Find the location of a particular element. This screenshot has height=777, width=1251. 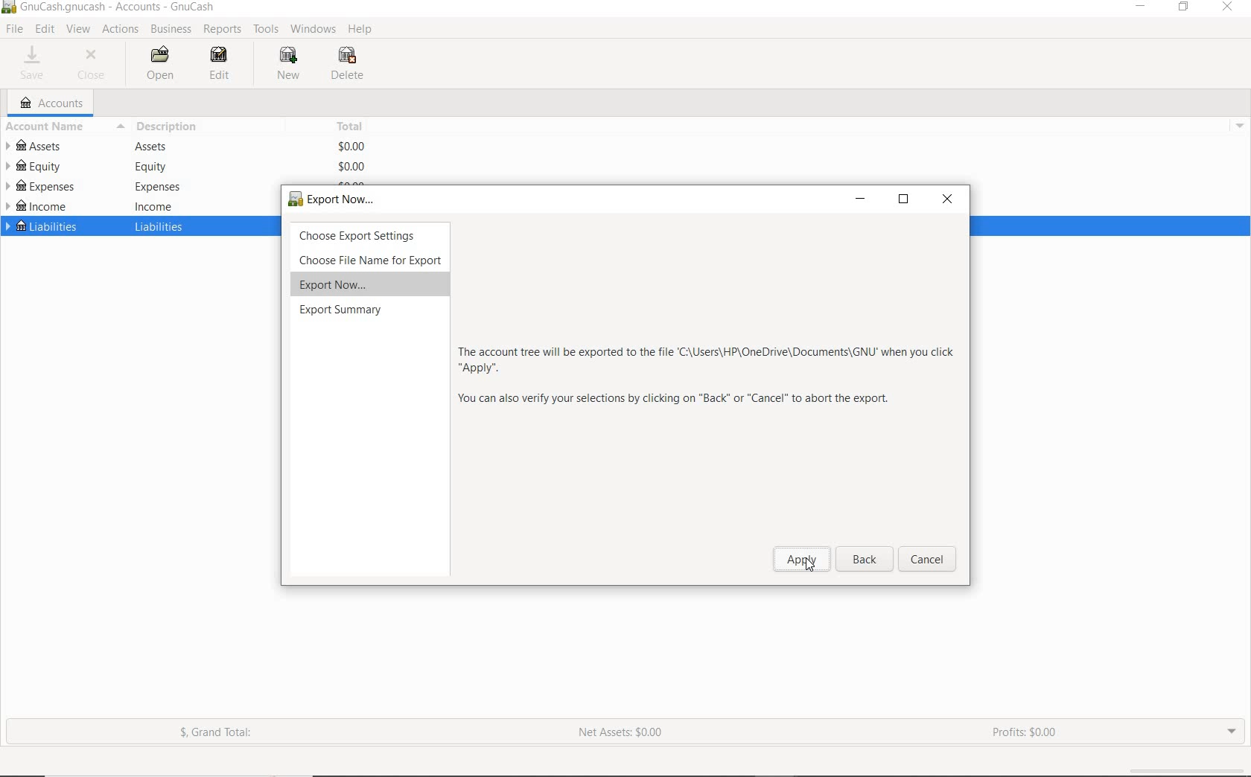

CLOSE is located at coordinates (95, 63).